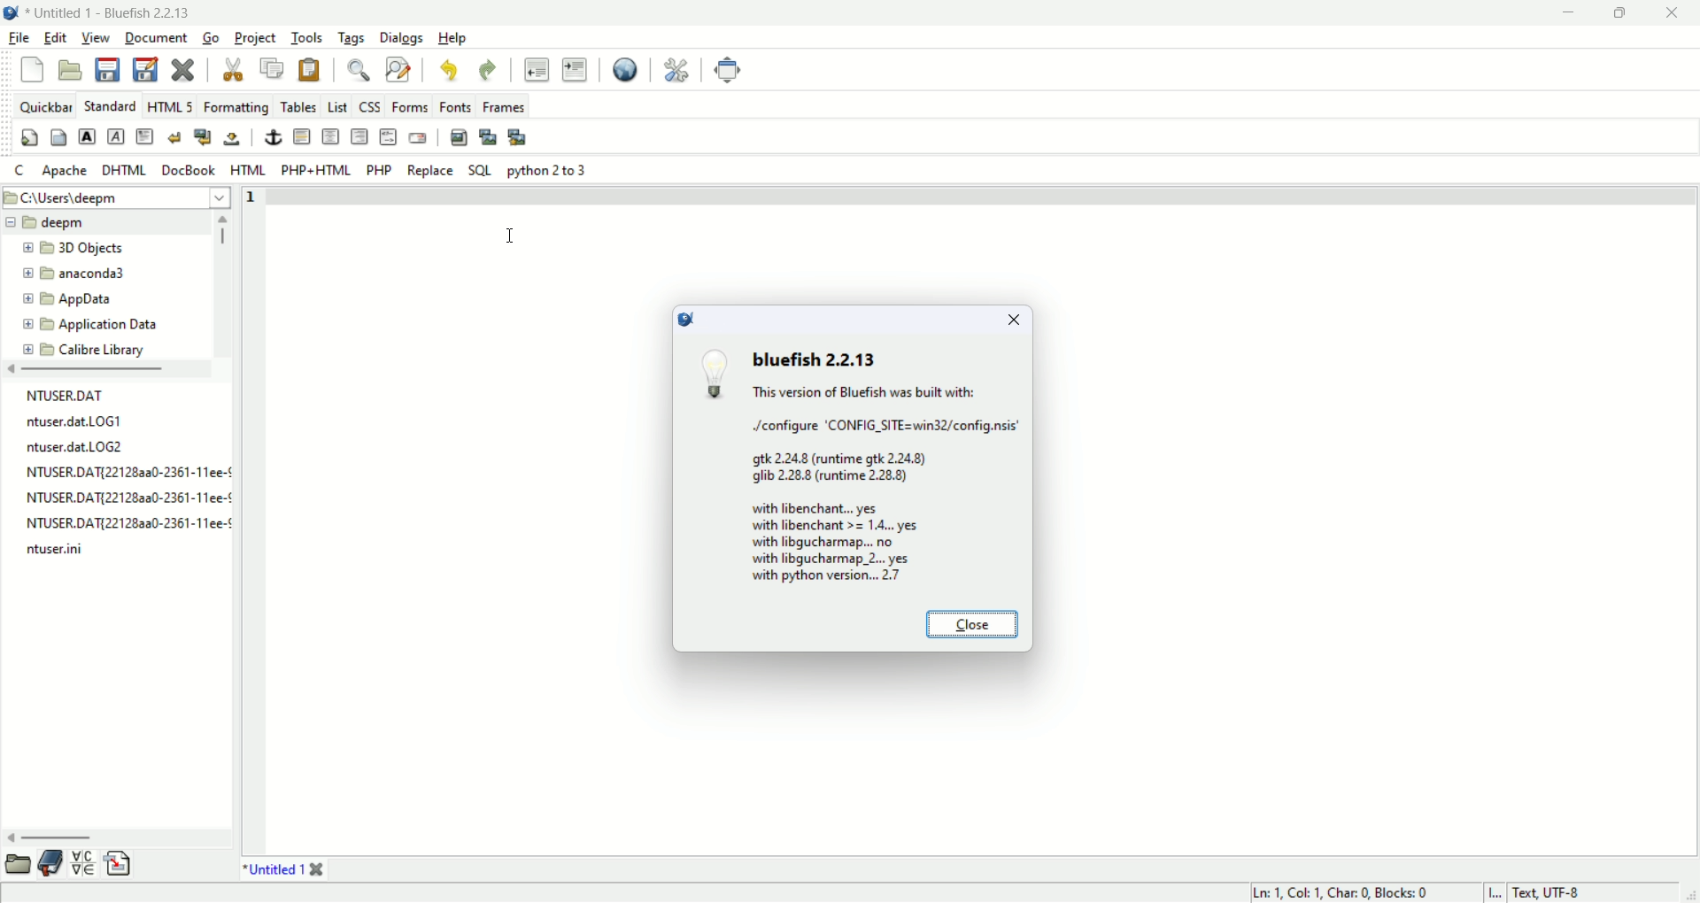 This screenshot has width=1700, height=903. Describe the element at coordinates (56, 552) in the screenshot. I see `file name` at that location.